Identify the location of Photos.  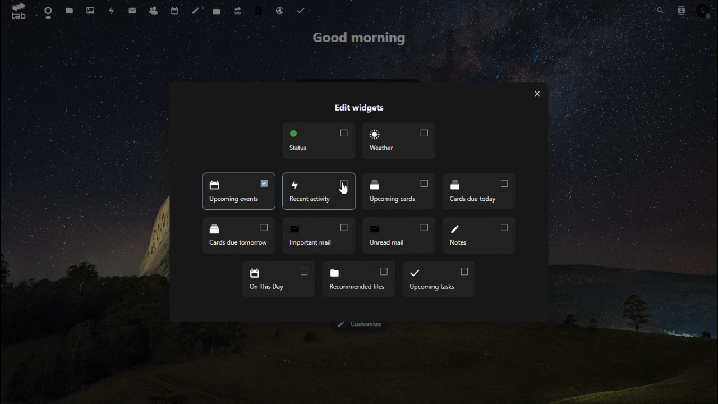
(89, 10).